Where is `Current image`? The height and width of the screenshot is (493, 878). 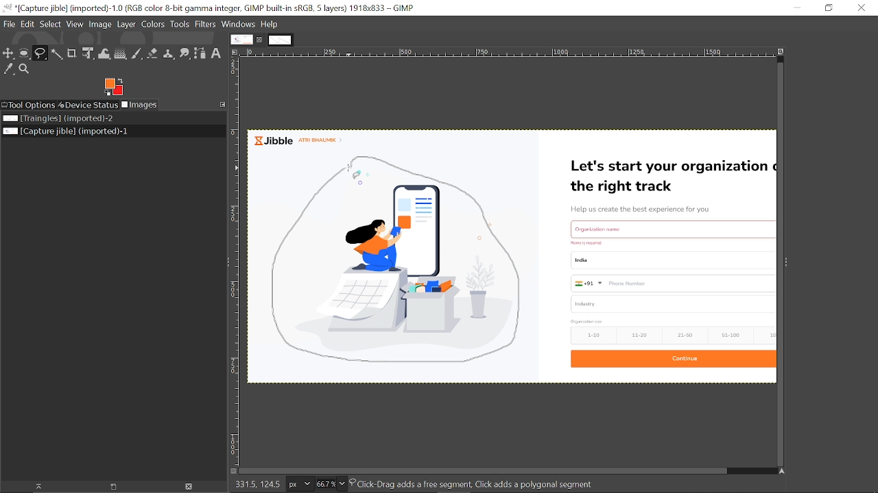 Current image is located at coordinates (514, 260).